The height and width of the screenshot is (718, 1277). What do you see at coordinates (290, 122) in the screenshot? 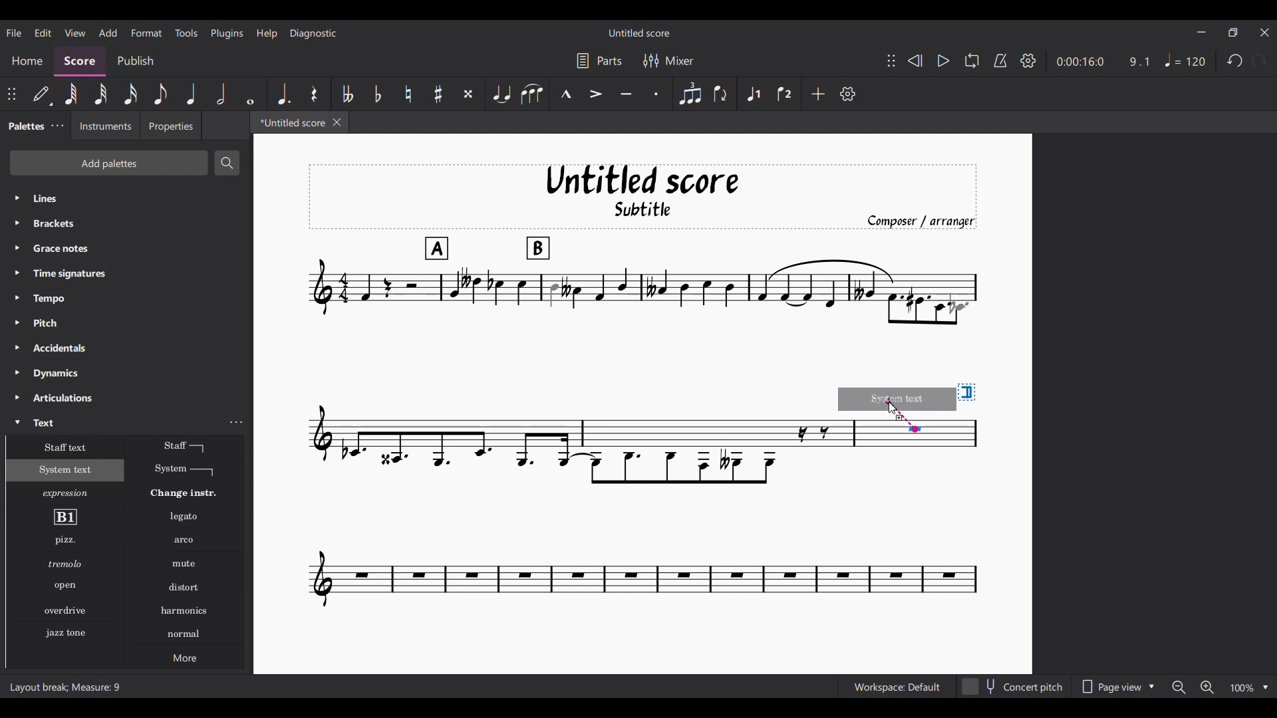
I see `*Untitled score, current tab` at bounding box center [290, 122].